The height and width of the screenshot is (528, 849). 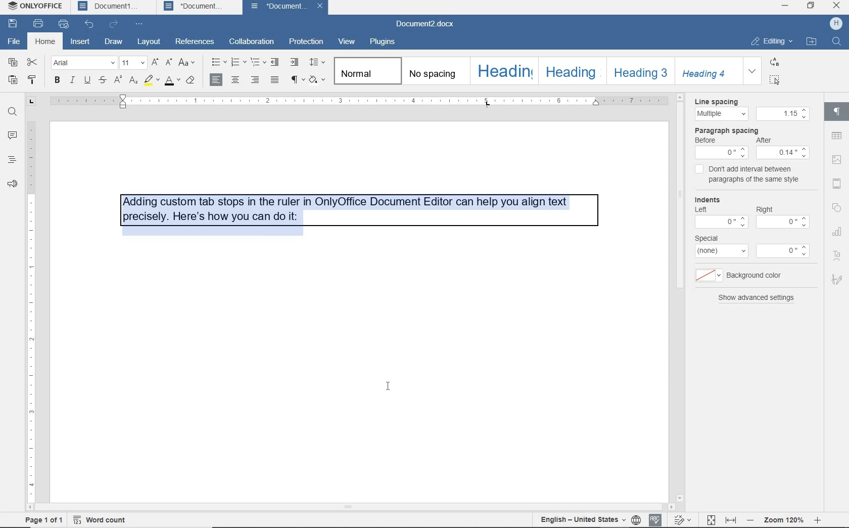 What do you see at coordinates (762, 302) in the screenshot?
I see `Show advanced settings` at bounding box center [762, 302].